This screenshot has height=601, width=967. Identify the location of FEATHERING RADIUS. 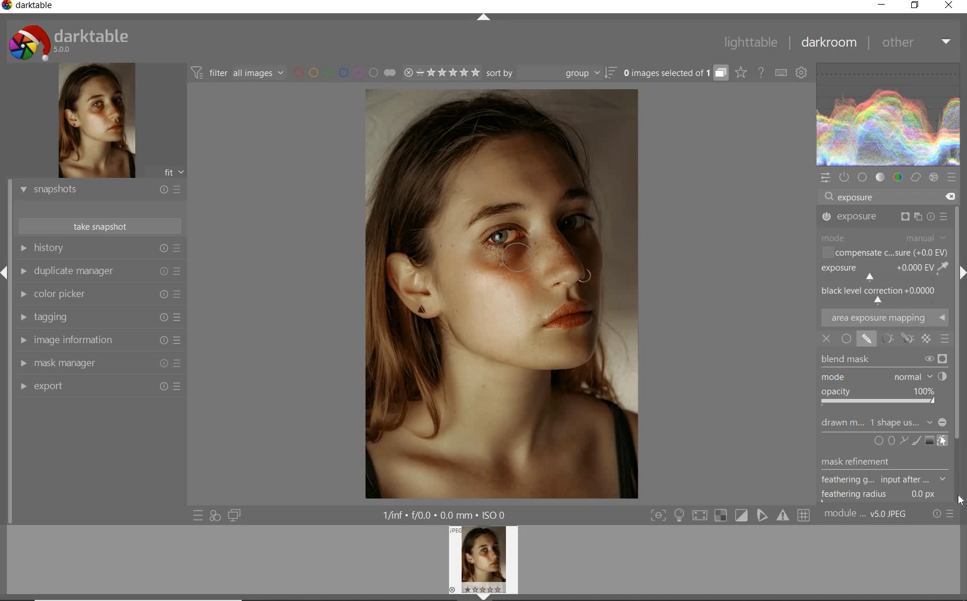
(882, 495).